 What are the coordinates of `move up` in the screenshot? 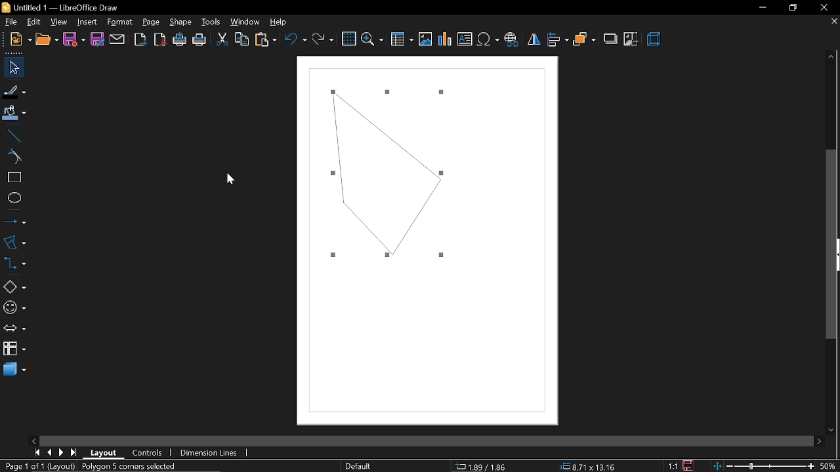 It's located at (831, 57).